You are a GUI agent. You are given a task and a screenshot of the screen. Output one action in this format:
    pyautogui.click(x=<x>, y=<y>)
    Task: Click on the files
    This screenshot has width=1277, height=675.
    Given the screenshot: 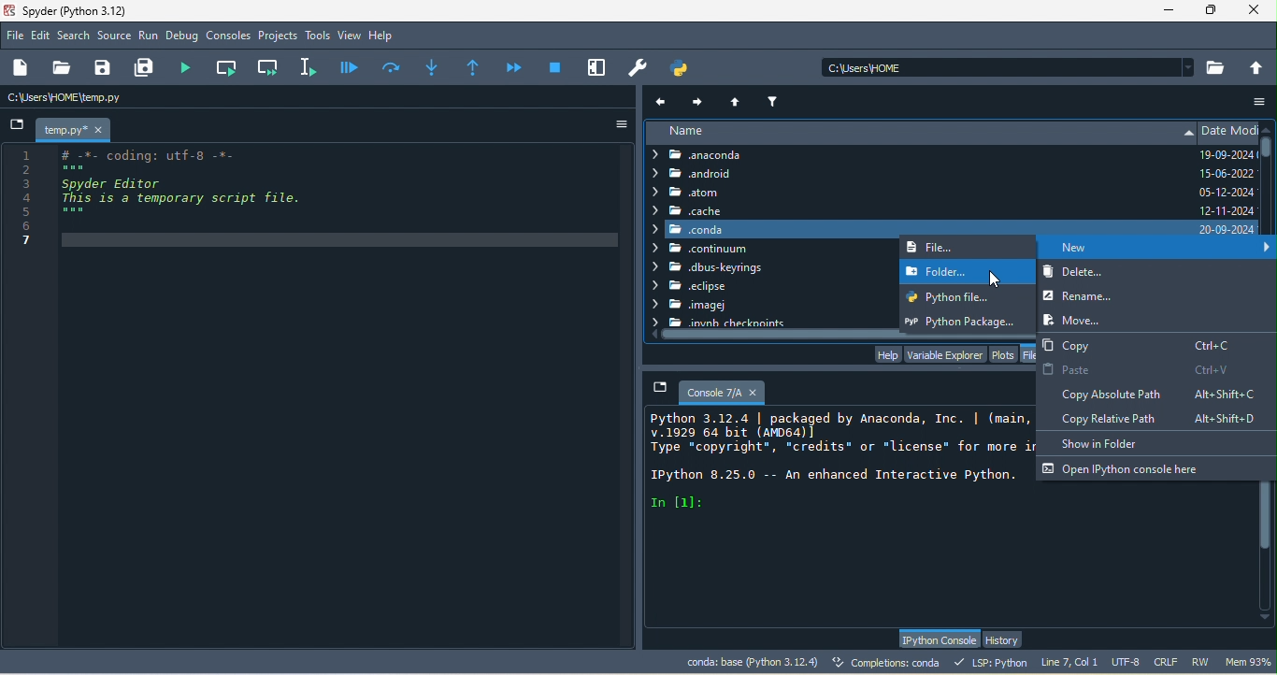 What is the action you would take?
    pyautogui.click(x=1031, y=353)
    